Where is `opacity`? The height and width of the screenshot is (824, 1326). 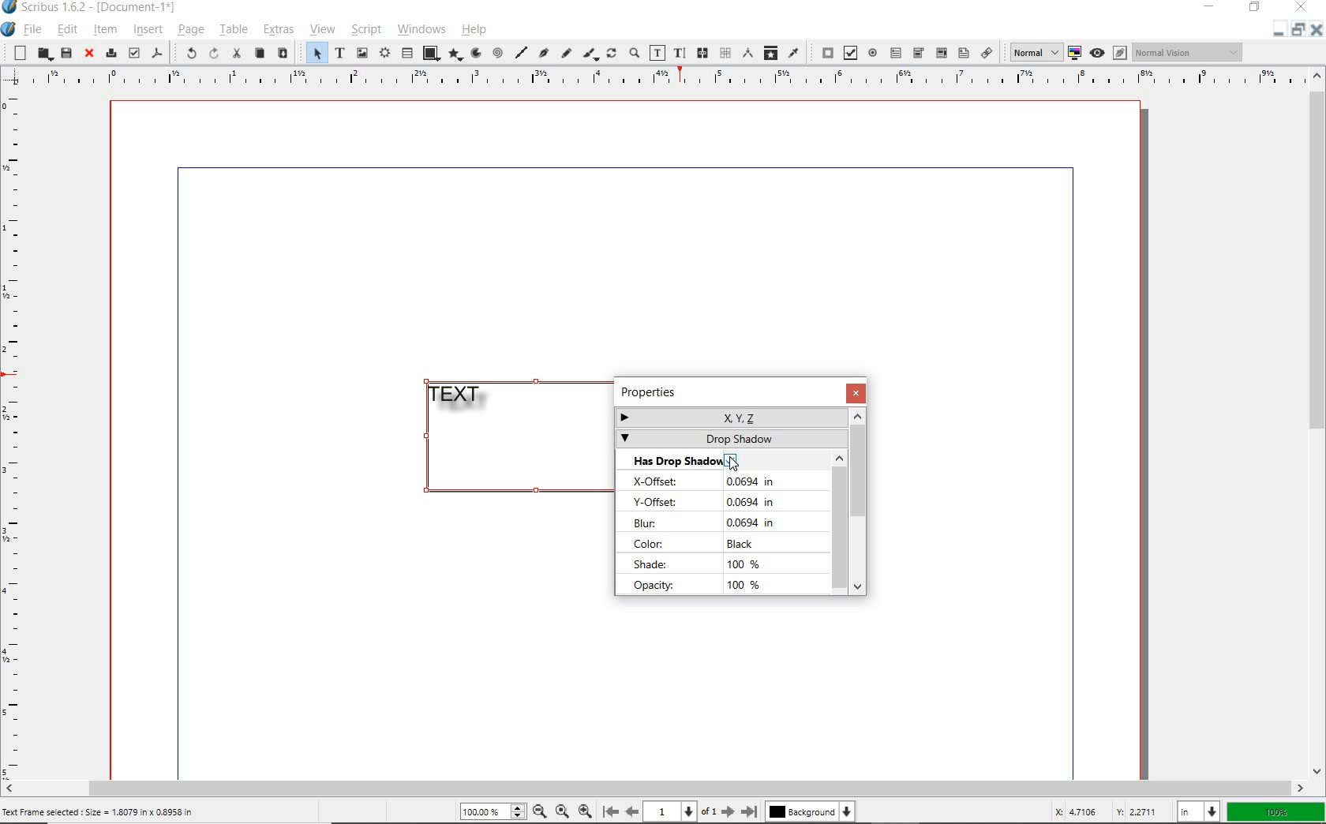 opacity is located at coordinates (703, 586).